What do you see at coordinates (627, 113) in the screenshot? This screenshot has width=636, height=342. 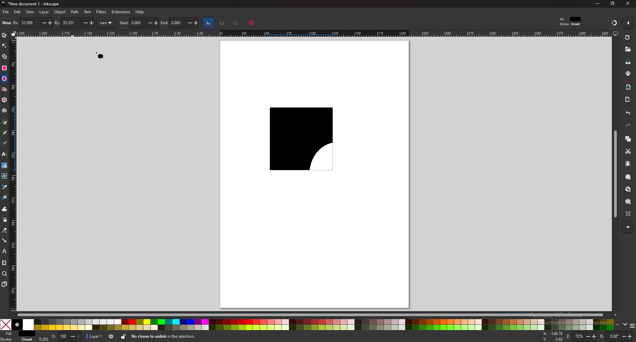 I see `undo` at bounding box center [627, 113].